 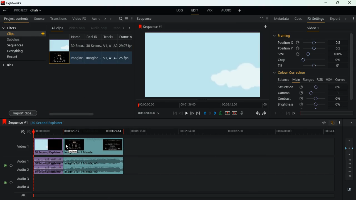 What do you see at coordinates (173, 113) in the screenshot?
I see `beggining` at bounding box center [173, 113].